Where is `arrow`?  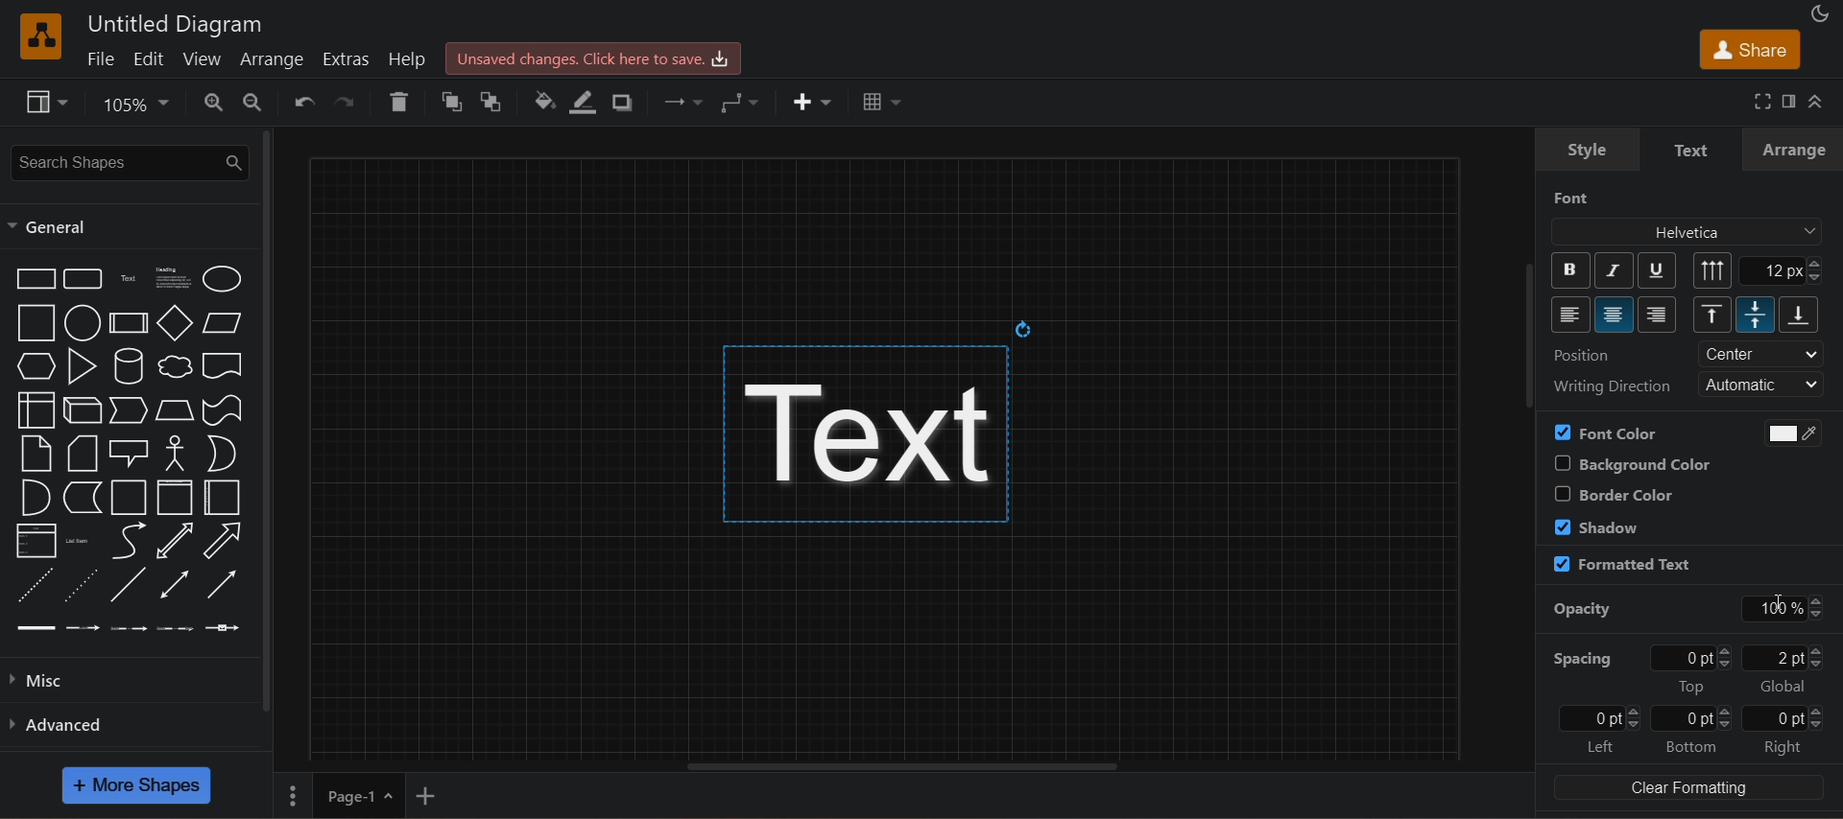 arrow is located at coordinates (225, 541).